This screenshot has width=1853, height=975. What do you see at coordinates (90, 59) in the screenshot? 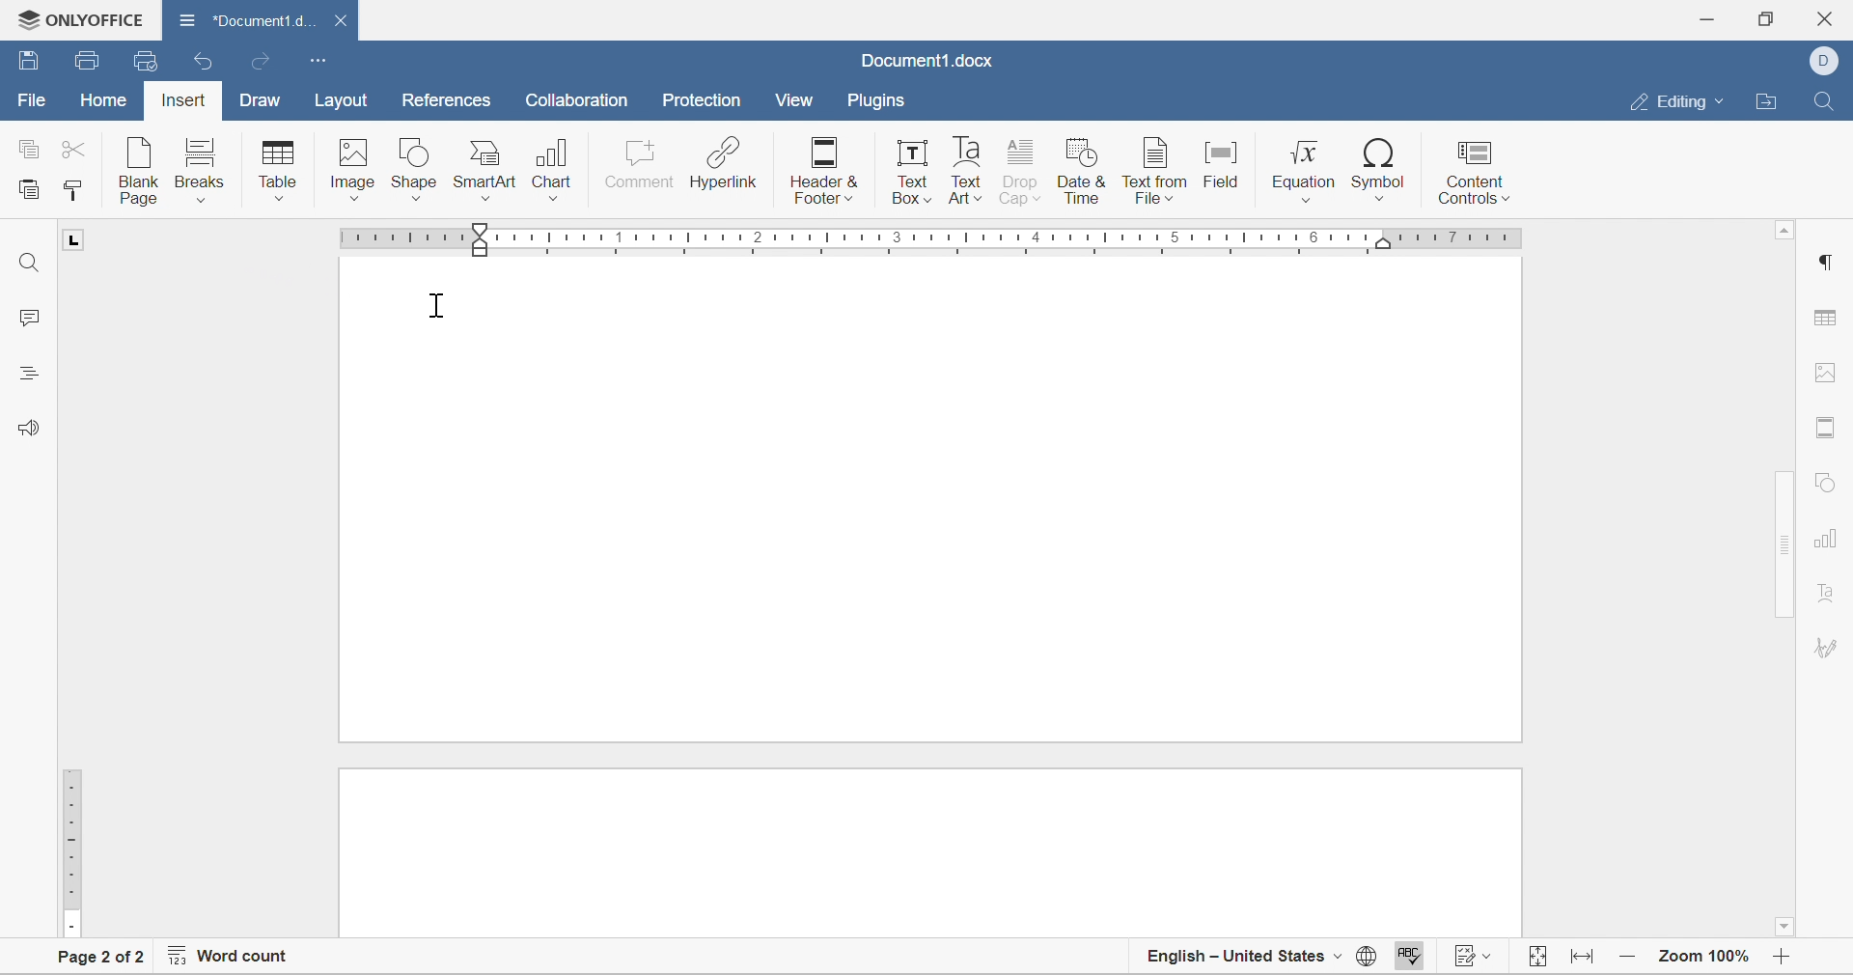
I see `Print file` at bounding box center [90, 59].